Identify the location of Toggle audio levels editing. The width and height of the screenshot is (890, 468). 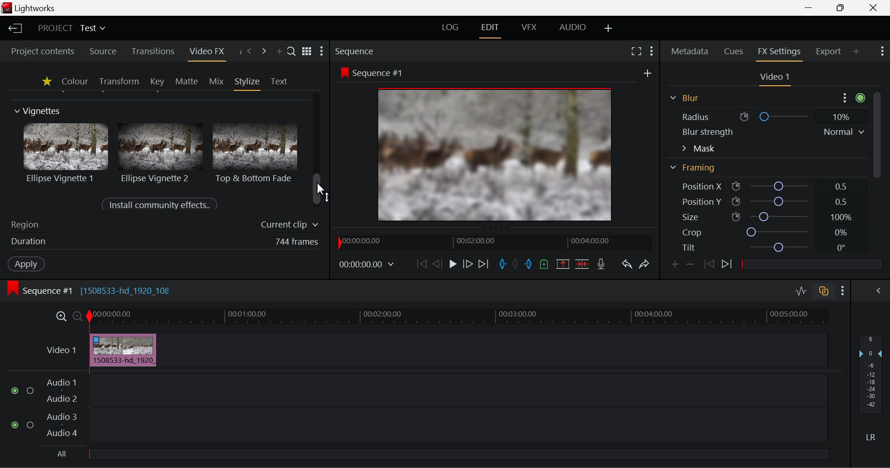
(801, 290).